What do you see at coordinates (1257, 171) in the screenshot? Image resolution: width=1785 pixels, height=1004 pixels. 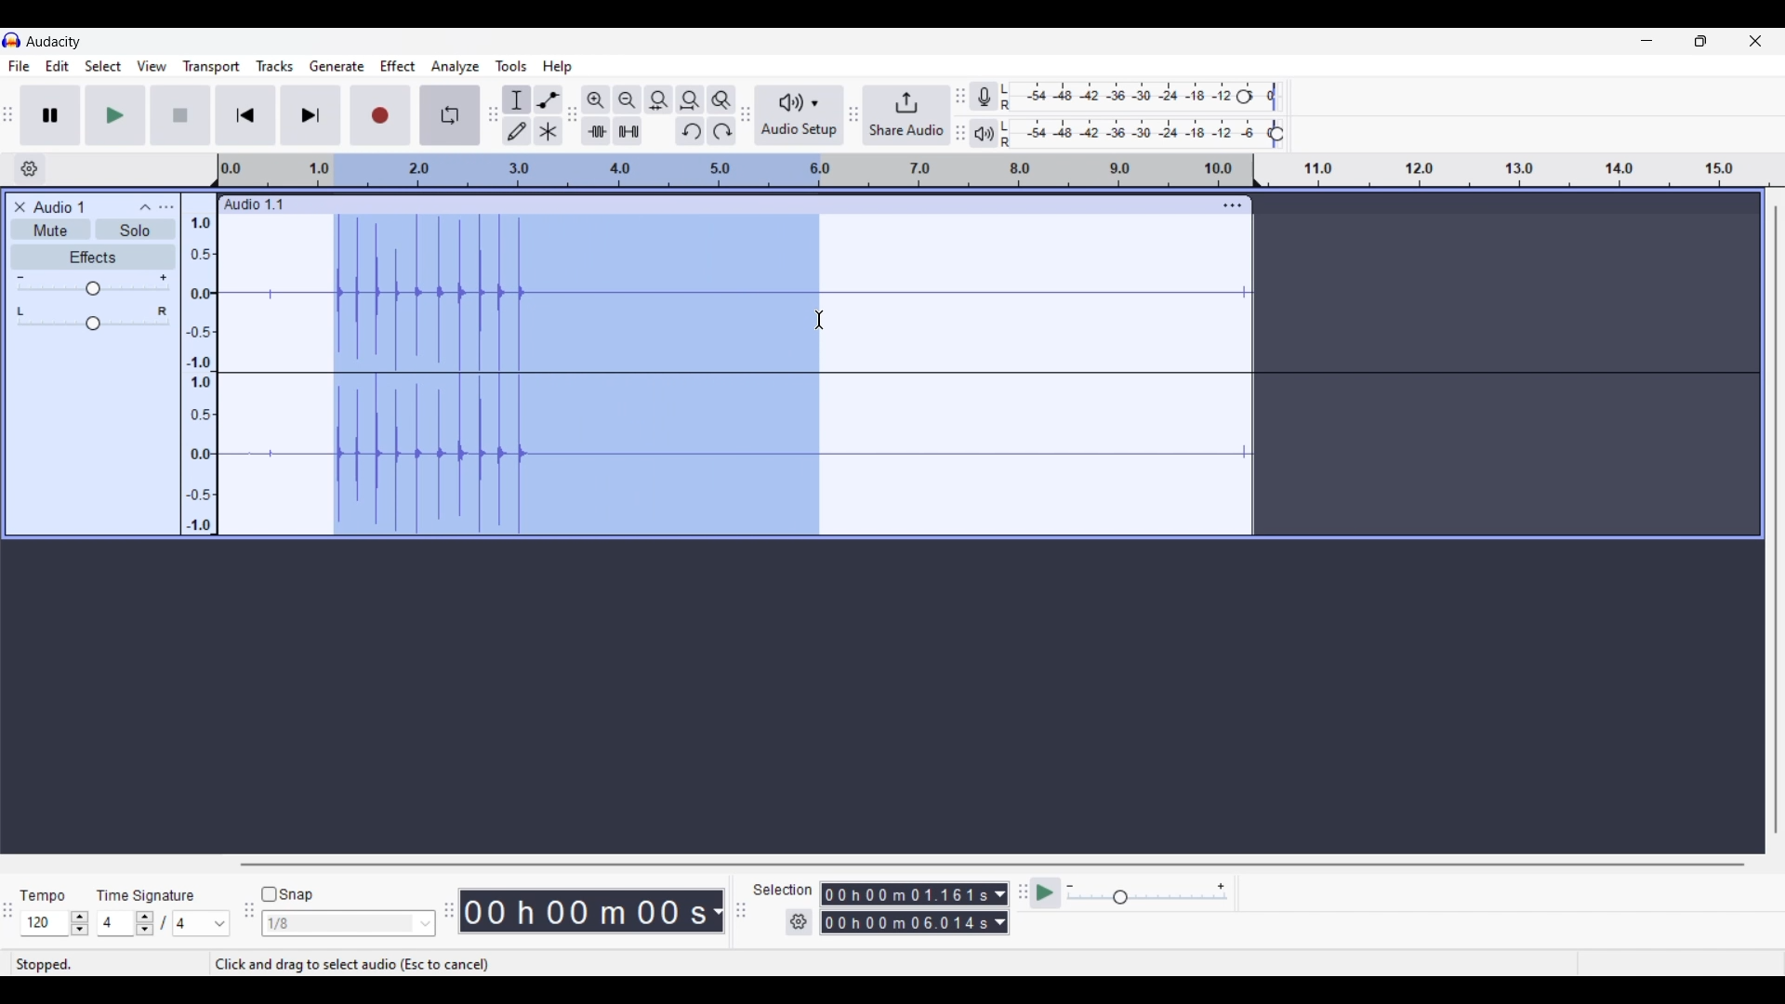 I see `Track header` at bounding box center [1257, 171].